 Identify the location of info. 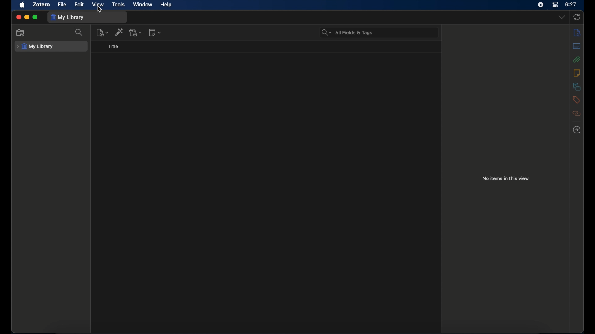
(577, 33).